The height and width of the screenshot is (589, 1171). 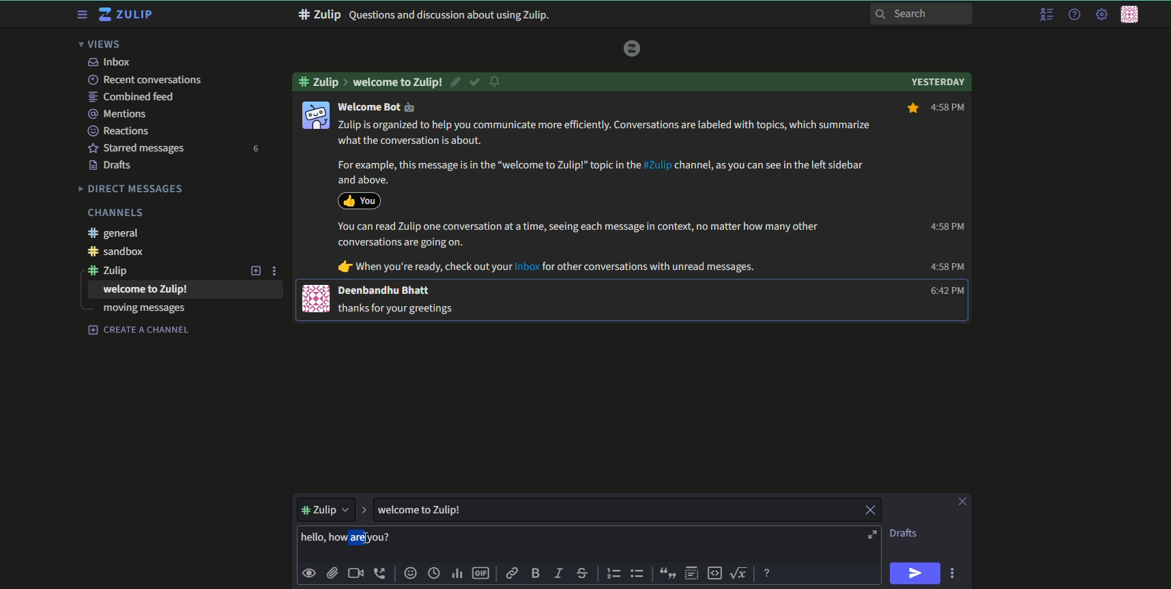 I want to click on add video call, so click(x=356, y=573).